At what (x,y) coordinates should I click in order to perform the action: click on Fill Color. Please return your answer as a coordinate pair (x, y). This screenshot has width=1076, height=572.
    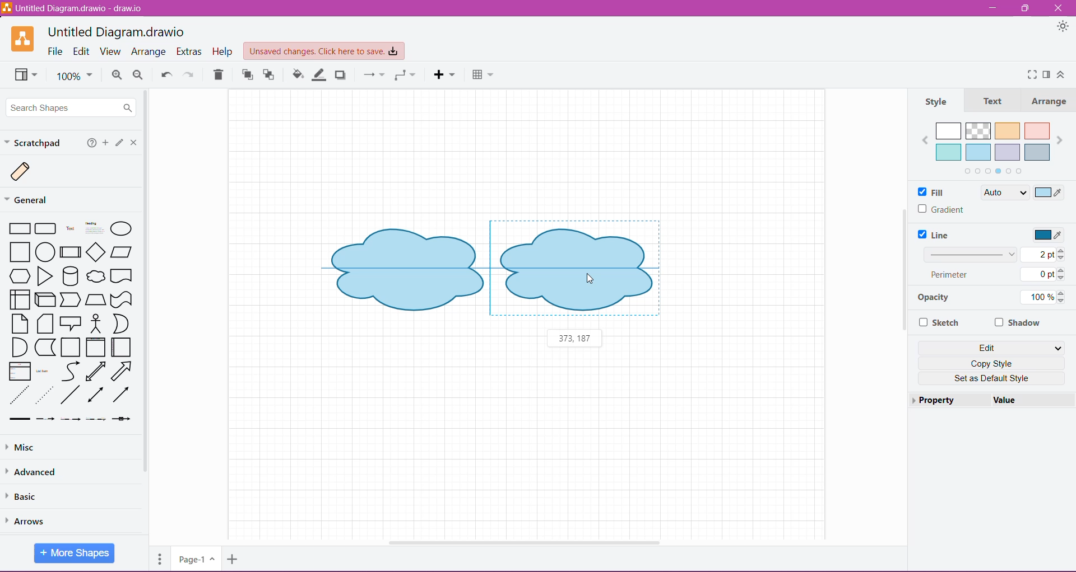
    Looking at the image, I should click on (298, 75).